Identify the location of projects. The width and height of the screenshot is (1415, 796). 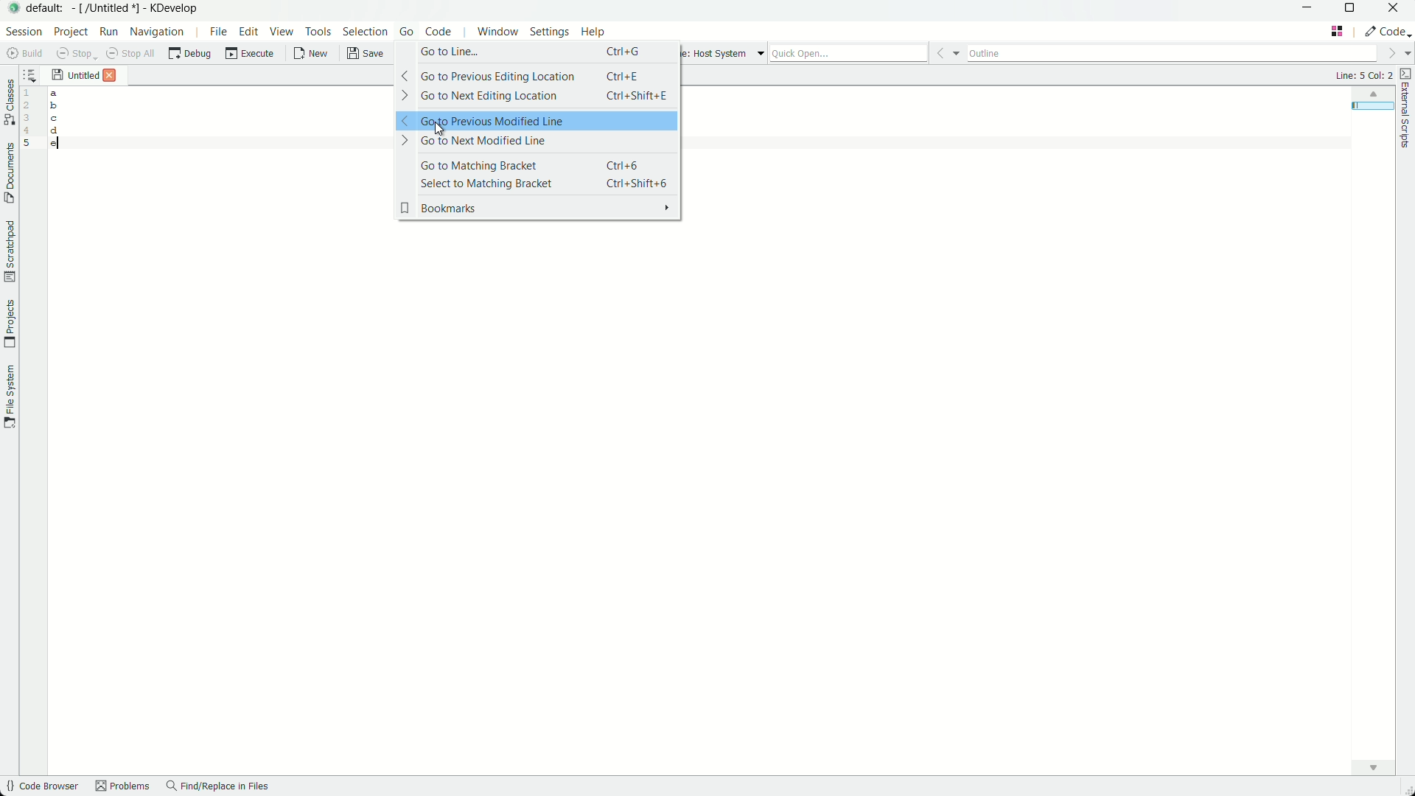
(10, 323).